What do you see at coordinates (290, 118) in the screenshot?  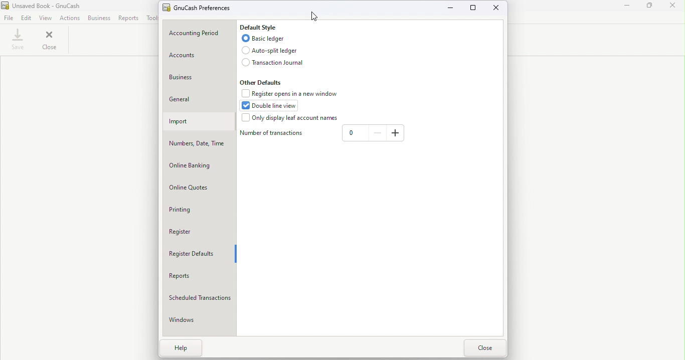 I see `Only display leaf account name` at bounding box center [290, 118].